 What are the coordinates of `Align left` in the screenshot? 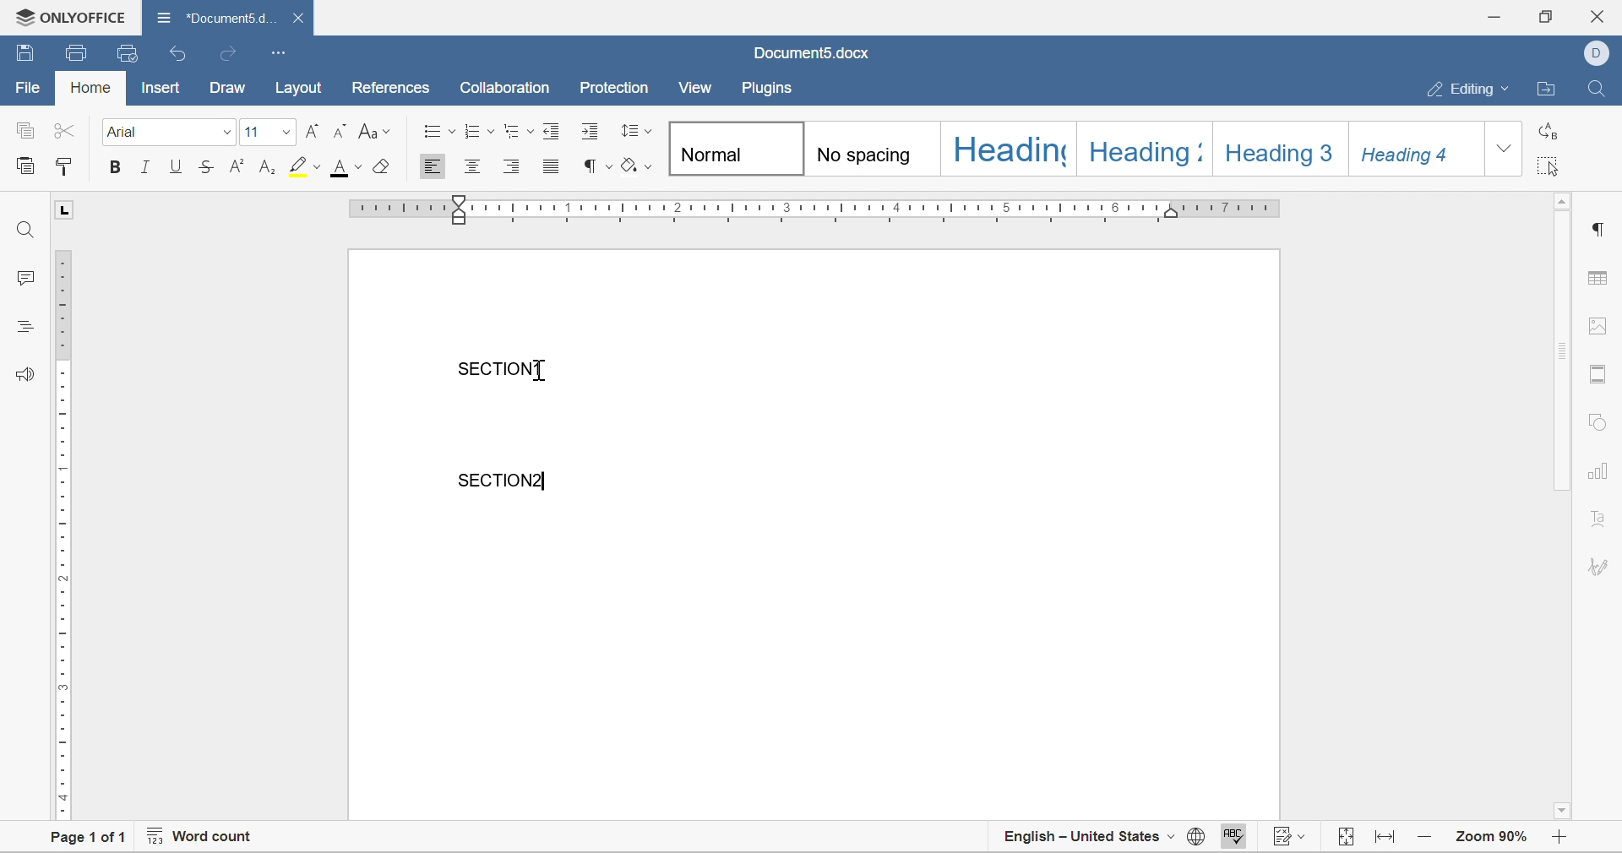 It's located at (432, 167).